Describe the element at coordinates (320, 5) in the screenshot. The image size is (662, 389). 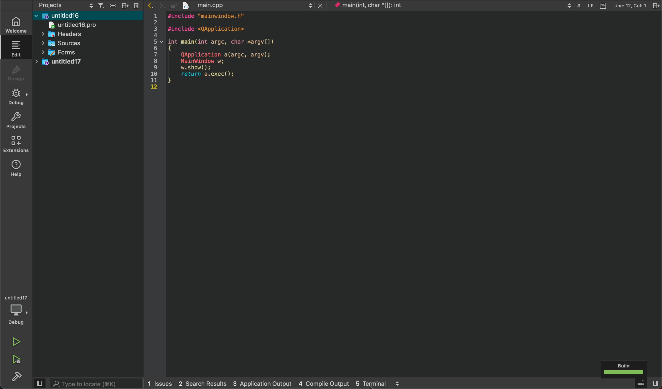
I see `close` at that location.